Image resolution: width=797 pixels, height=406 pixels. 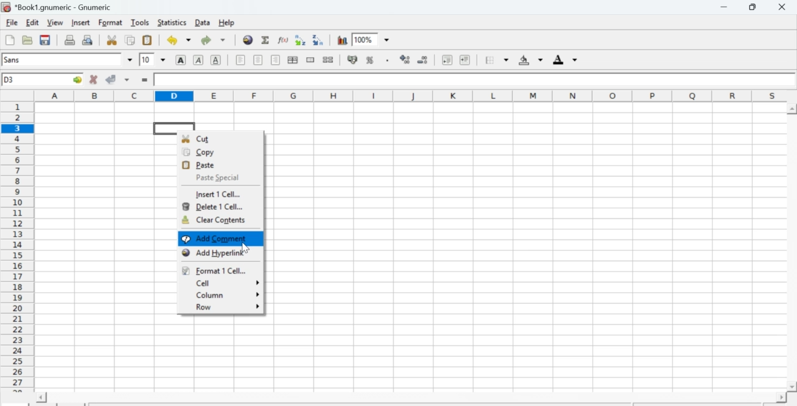 What do you see at coordinates (141, 23) in the screenshot?
I see `Tools` at bounding box center [141, 23].